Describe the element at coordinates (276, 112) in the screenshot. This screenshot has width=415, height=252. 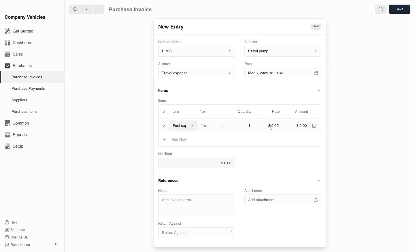
I see `Rate` at that location.